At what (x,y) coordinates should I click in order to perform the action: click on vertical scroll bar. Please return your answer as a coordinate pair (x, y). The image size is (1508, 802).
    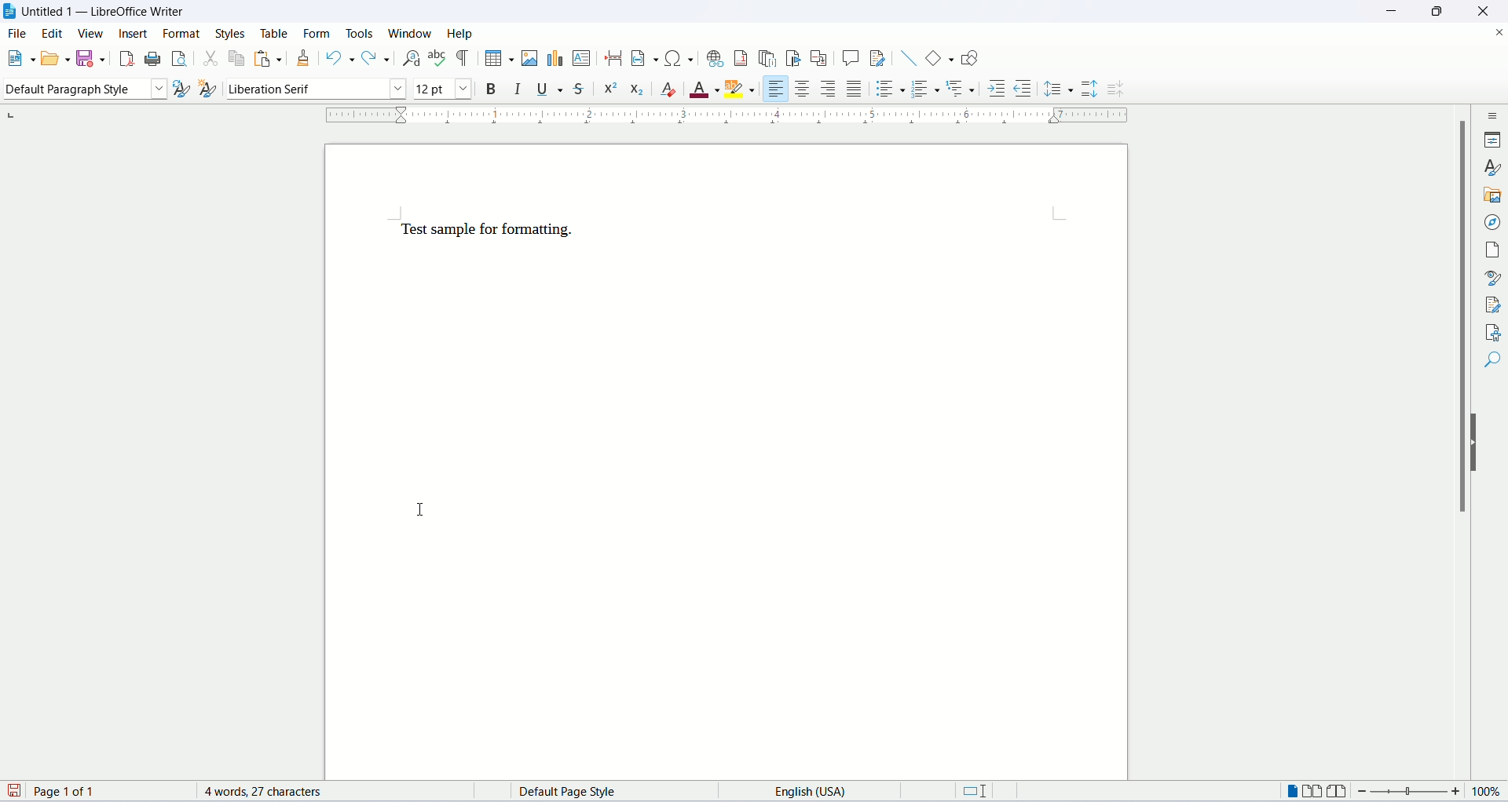
    Looking at the image, I should click on (1458, 447).